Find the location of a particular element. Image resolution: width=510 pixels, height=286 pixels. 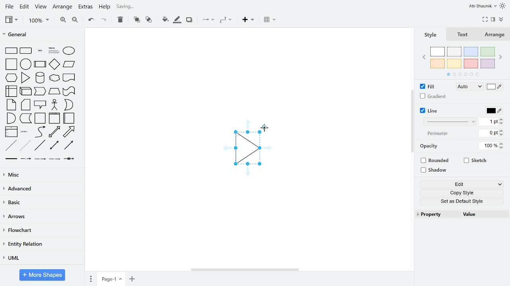

general is located at coordinates (40, 34).